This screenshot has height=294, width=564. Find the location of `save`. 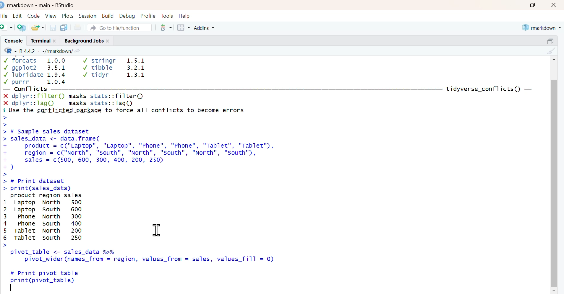

save is located at coordinates (53, 27).